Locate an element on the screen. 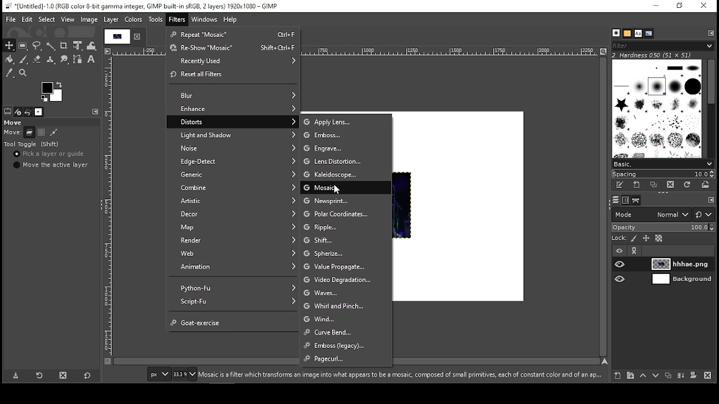 This screenshot has height=404, width=719. python Fu is located at coordinates (235, 288).